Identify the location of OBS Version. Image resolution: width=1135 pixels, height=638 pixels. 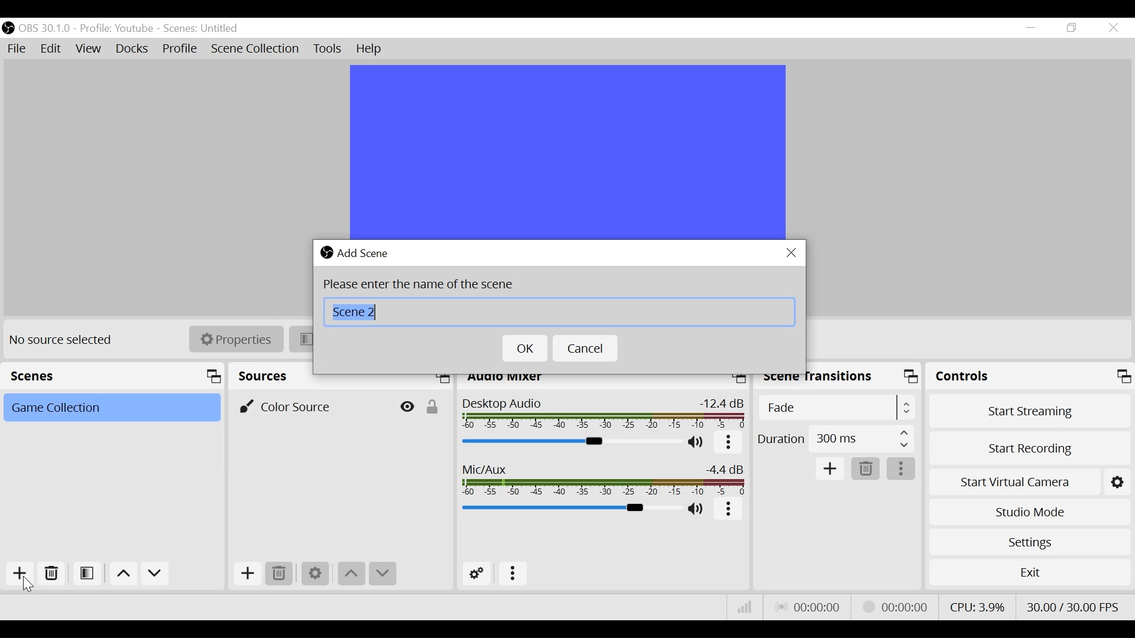
(47, 28).